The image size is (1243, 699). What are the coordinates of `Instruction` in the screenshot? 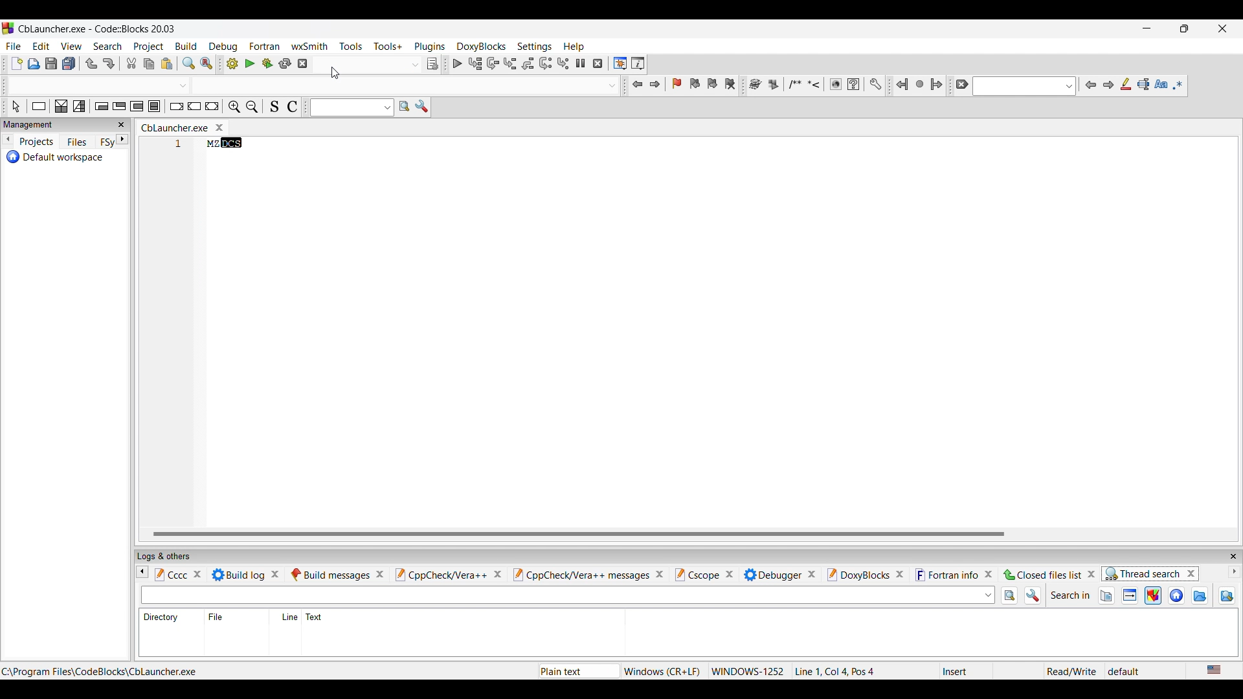 It's located at (39, 106).